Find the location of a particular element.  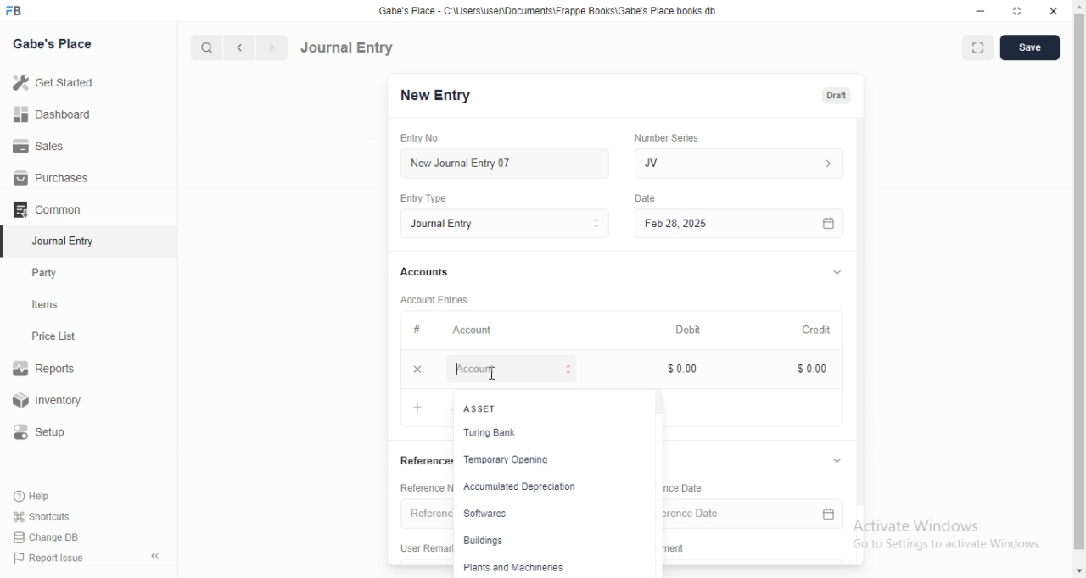

Reference is located at coordinates (433, 514).